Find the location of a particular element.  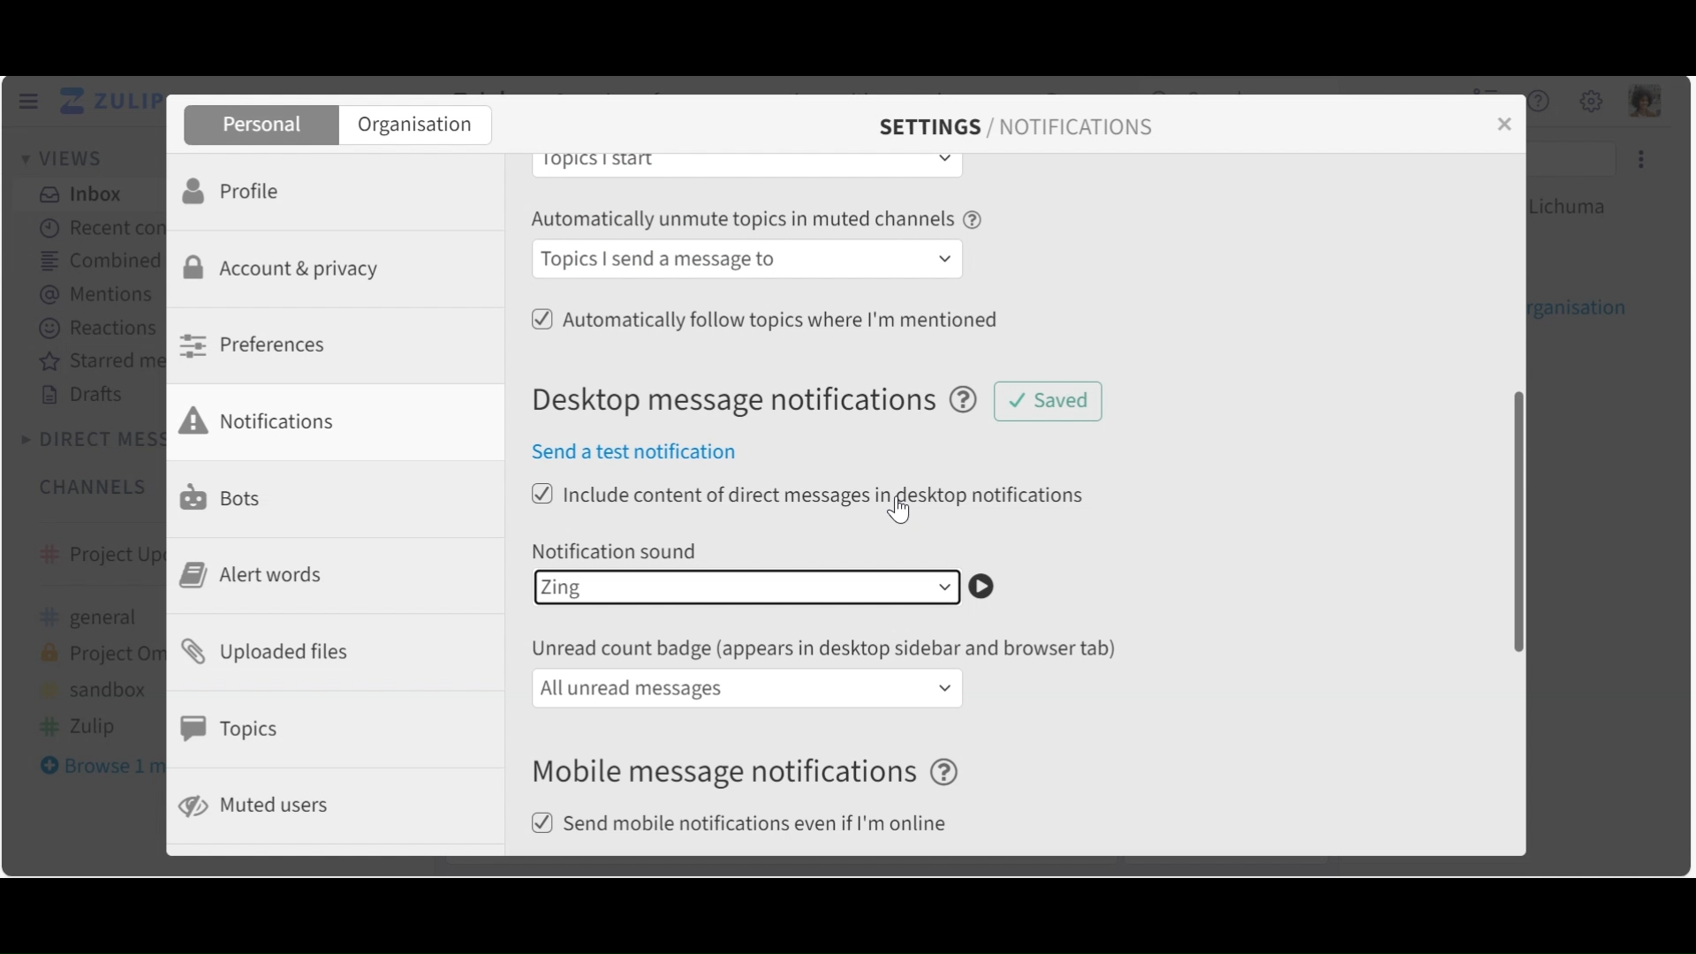

Organisation is located at coordinates (415, 126).